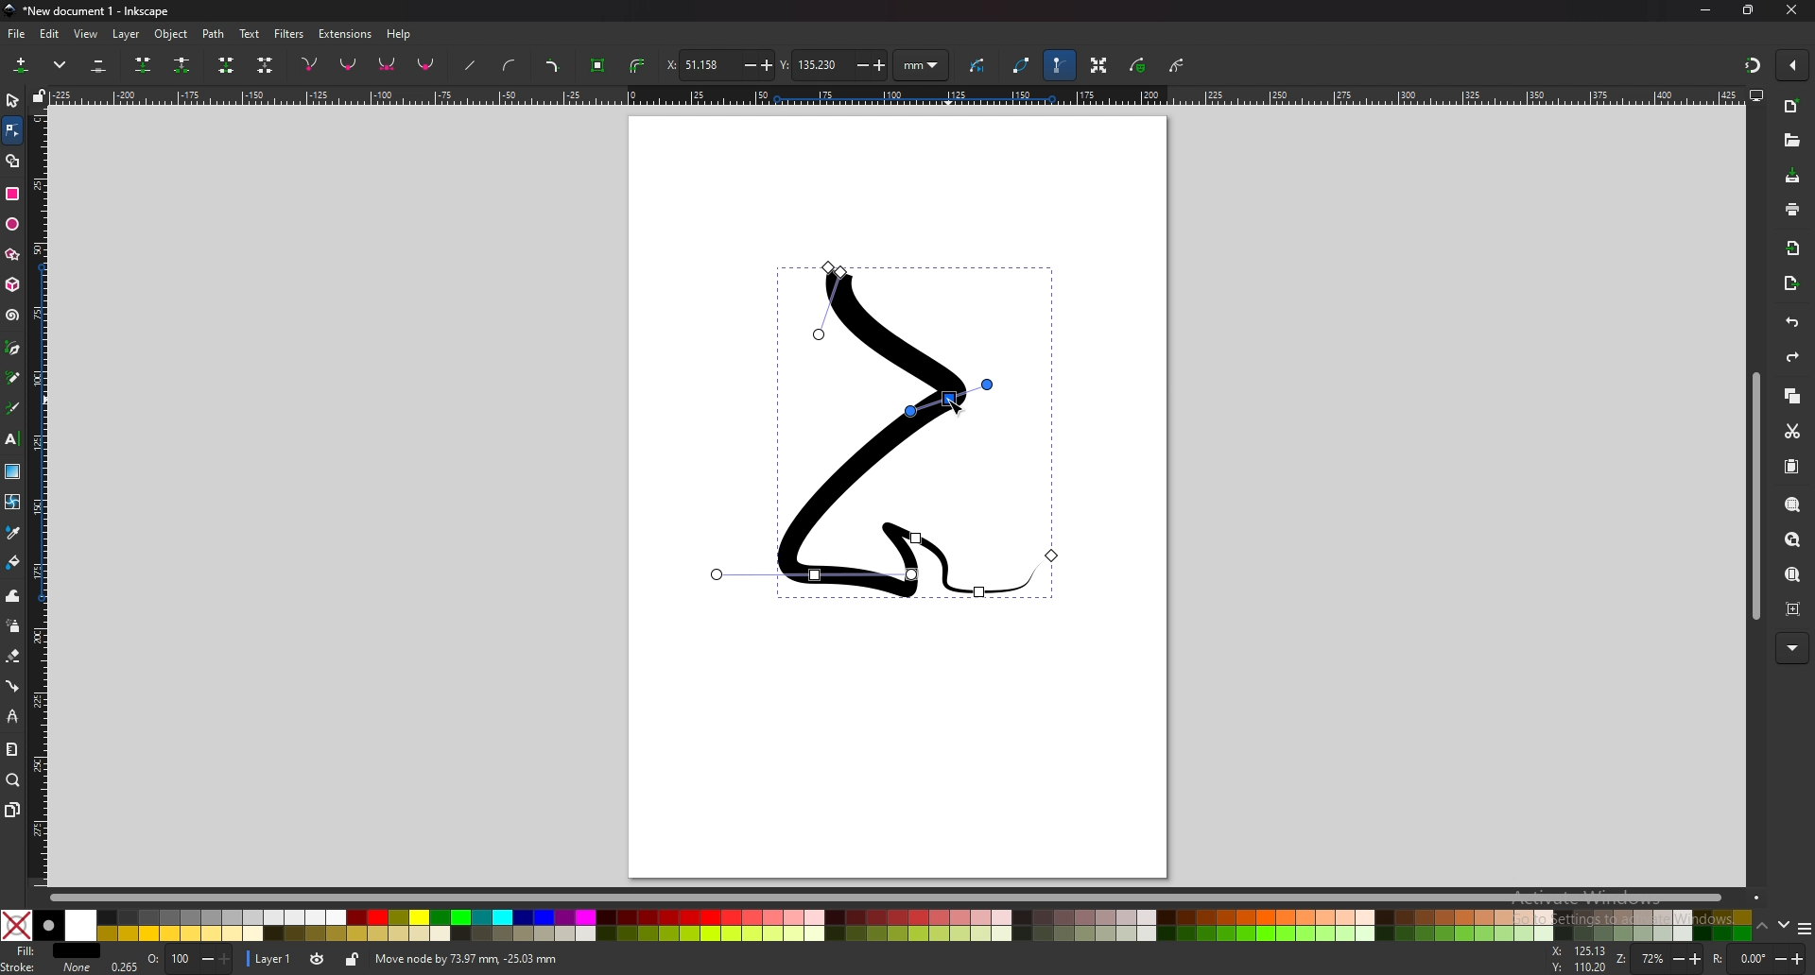 Image resolution: width=1815 pixels, height=975 pixels. I want to click on object to path, so click(600, 63).